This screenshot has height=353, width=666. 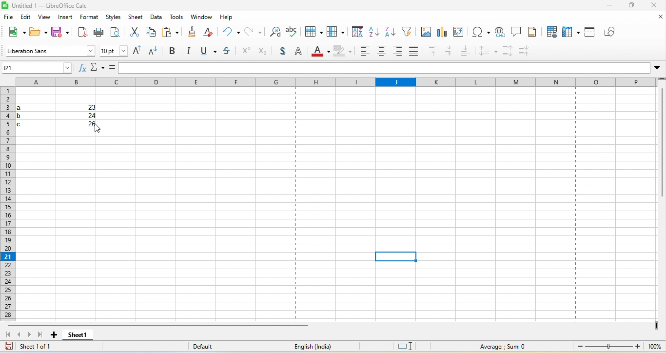 I want to click on sheet, so click(x=134, y=18).